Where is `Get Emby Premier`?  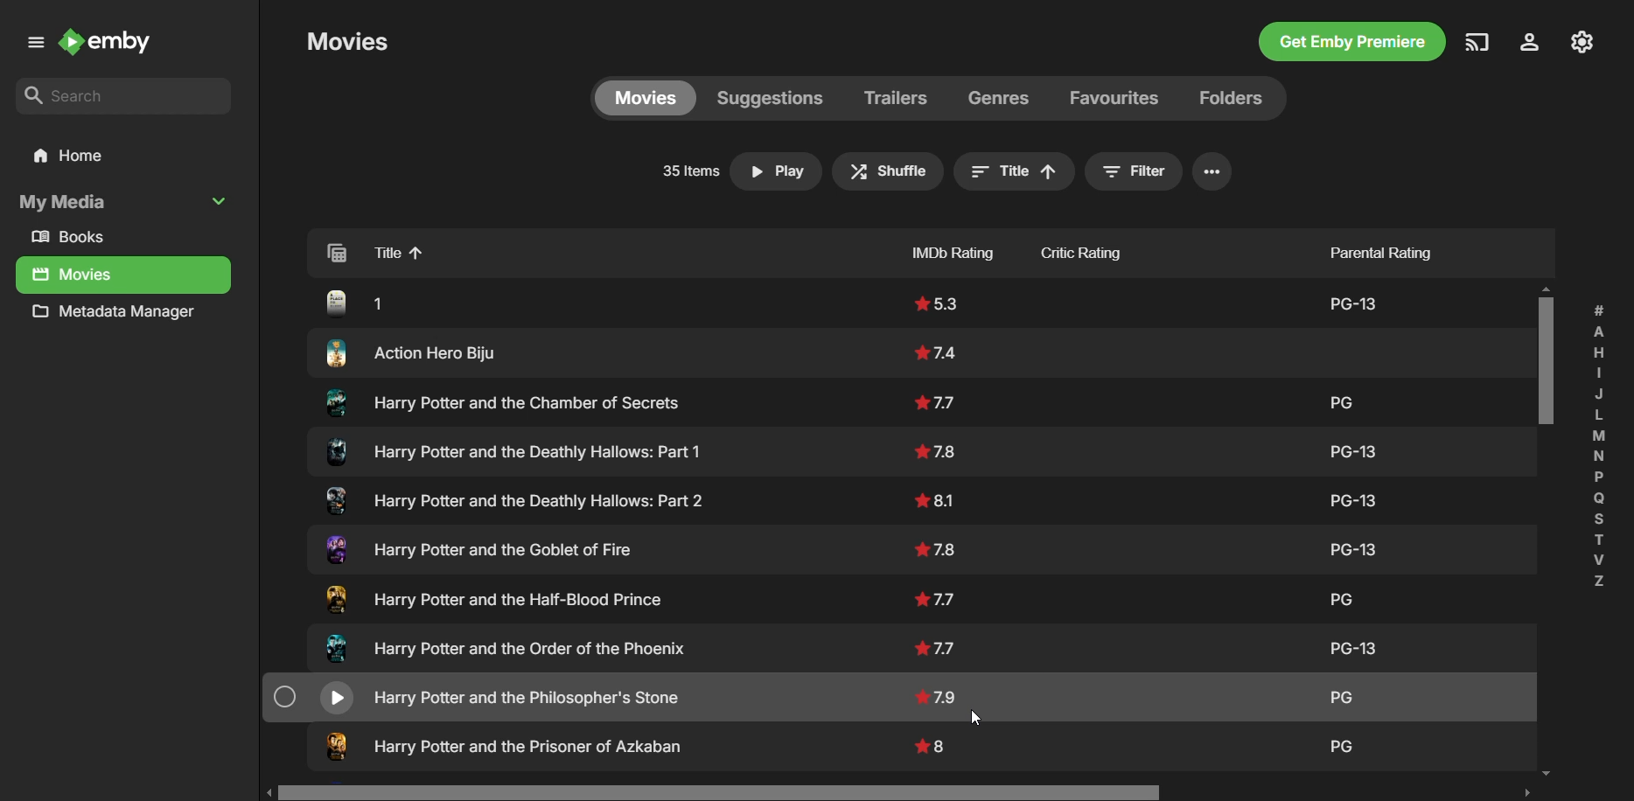
Get Emby Premier is located at coordinates (1350, 44).